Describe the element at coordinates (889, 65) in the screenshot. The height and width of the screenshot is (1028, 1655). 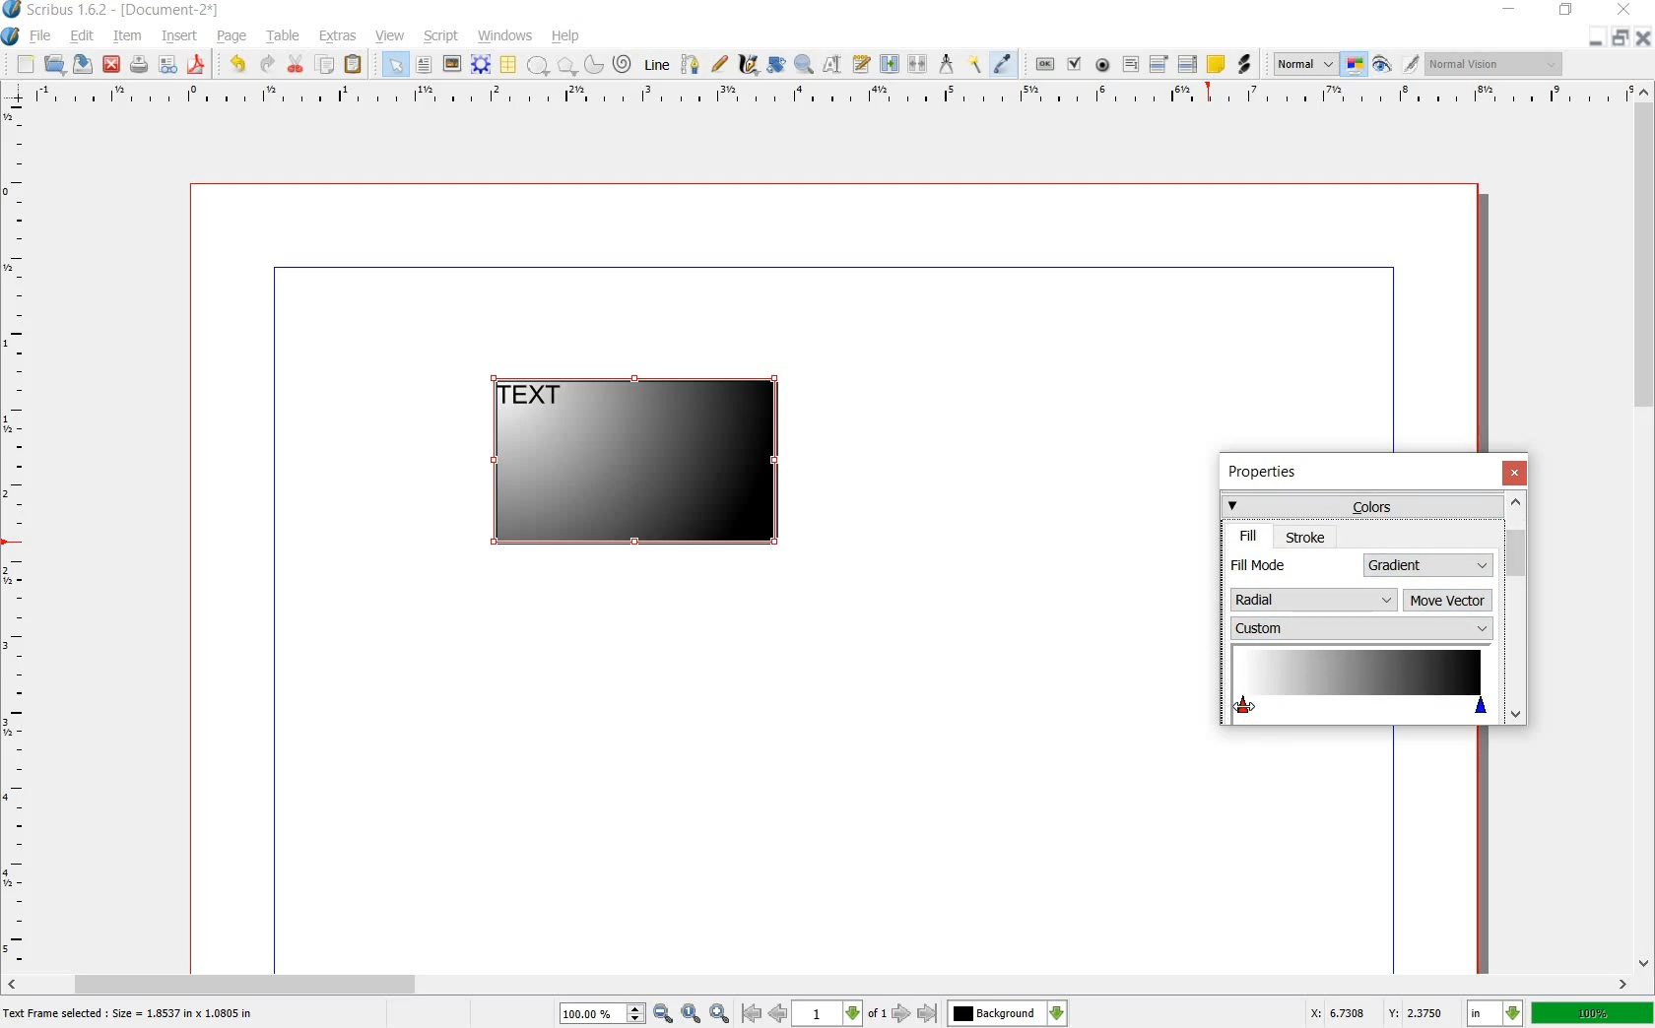
I see `link text frame` at that location.